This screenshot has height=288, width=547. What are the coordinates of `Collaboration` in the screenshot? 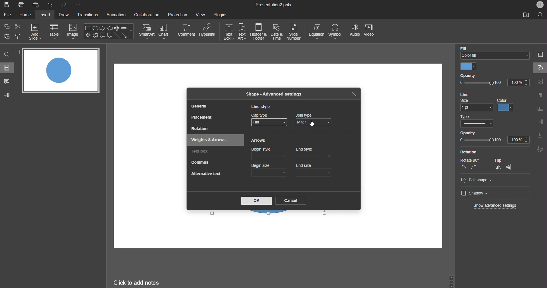 It's located at (147, 14).